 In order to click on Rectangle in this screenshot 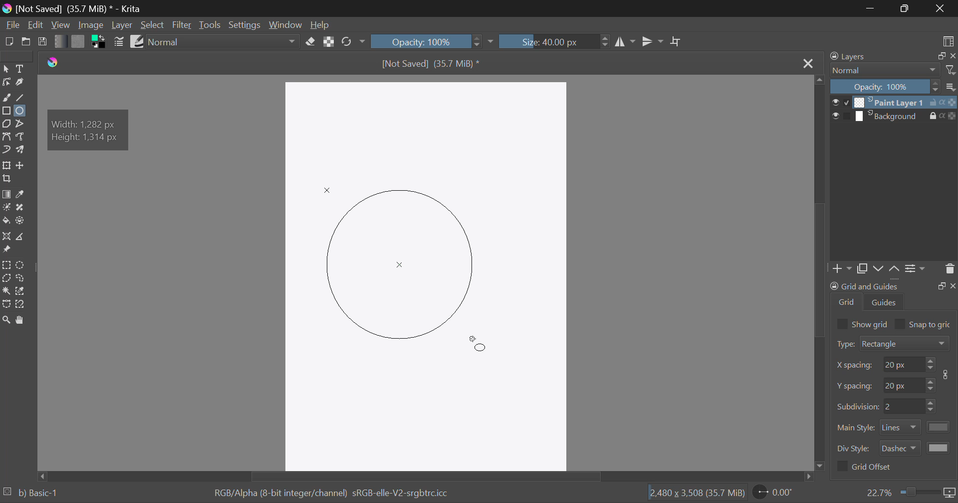, I will do `click(7, 110)`.